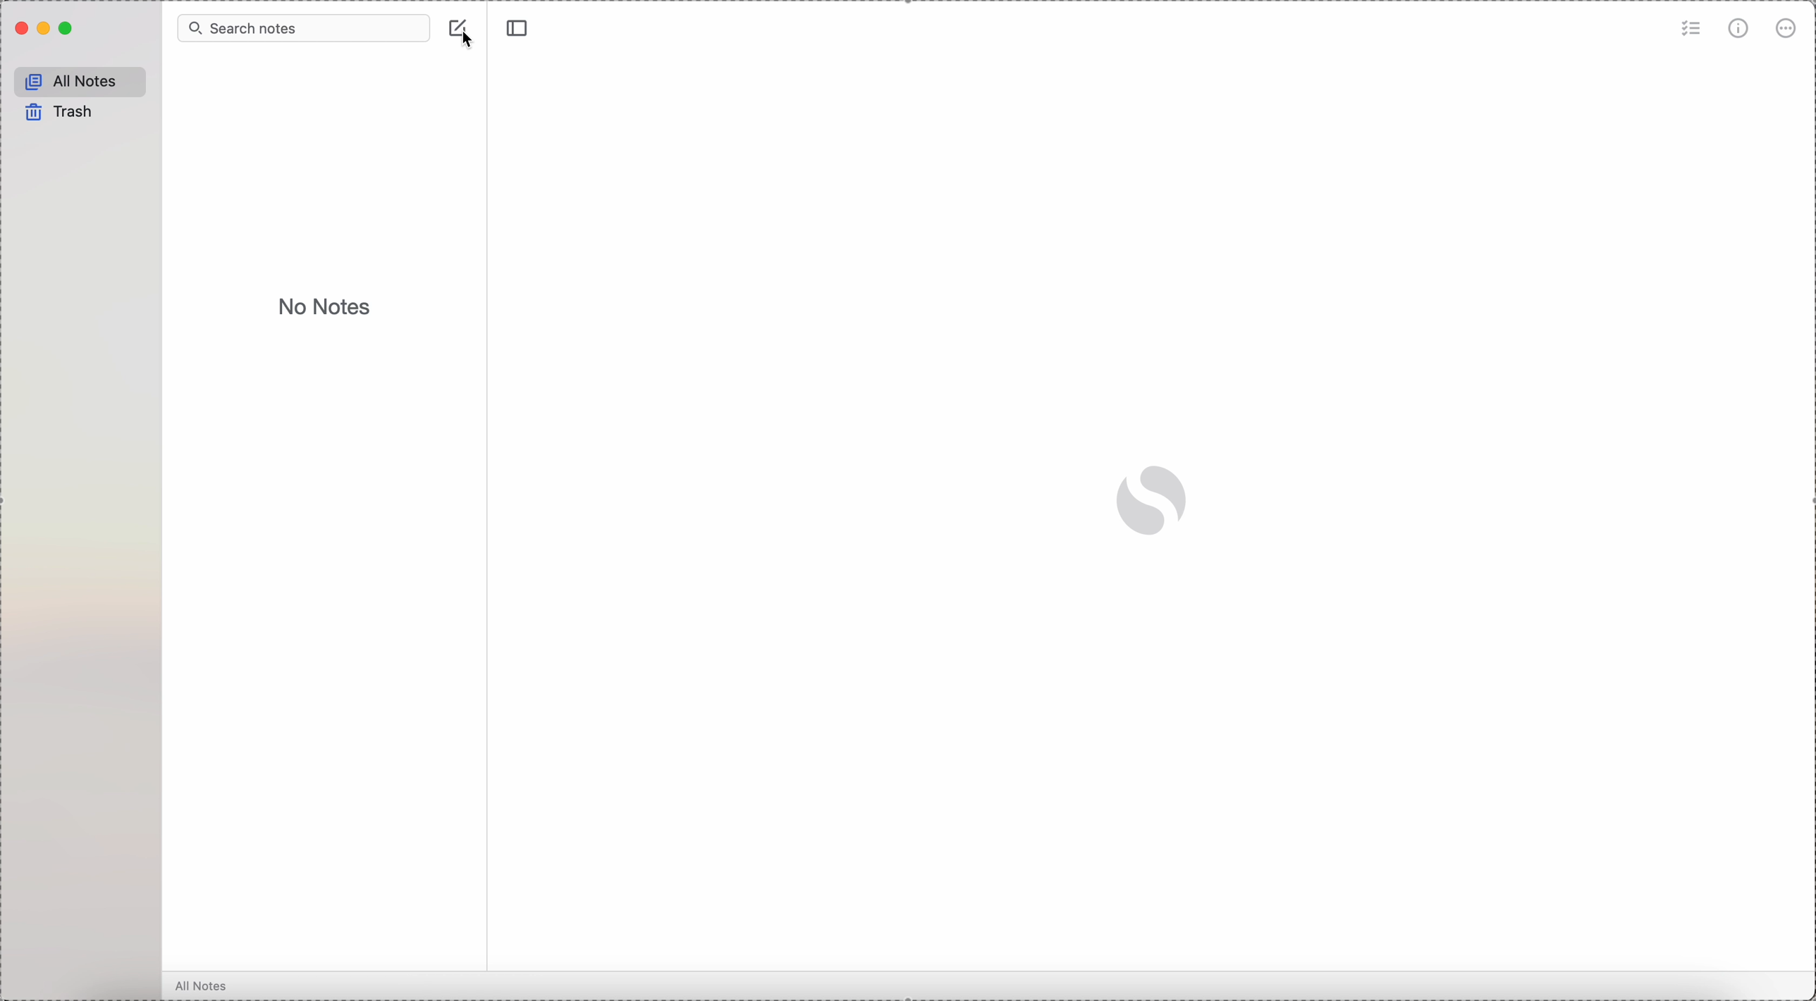 This screenshot has width=1816, height=1001. What do you see at coordinates (1738, 30) in the screenshot?
I see `metrics` at bounding box center [1738, 30].